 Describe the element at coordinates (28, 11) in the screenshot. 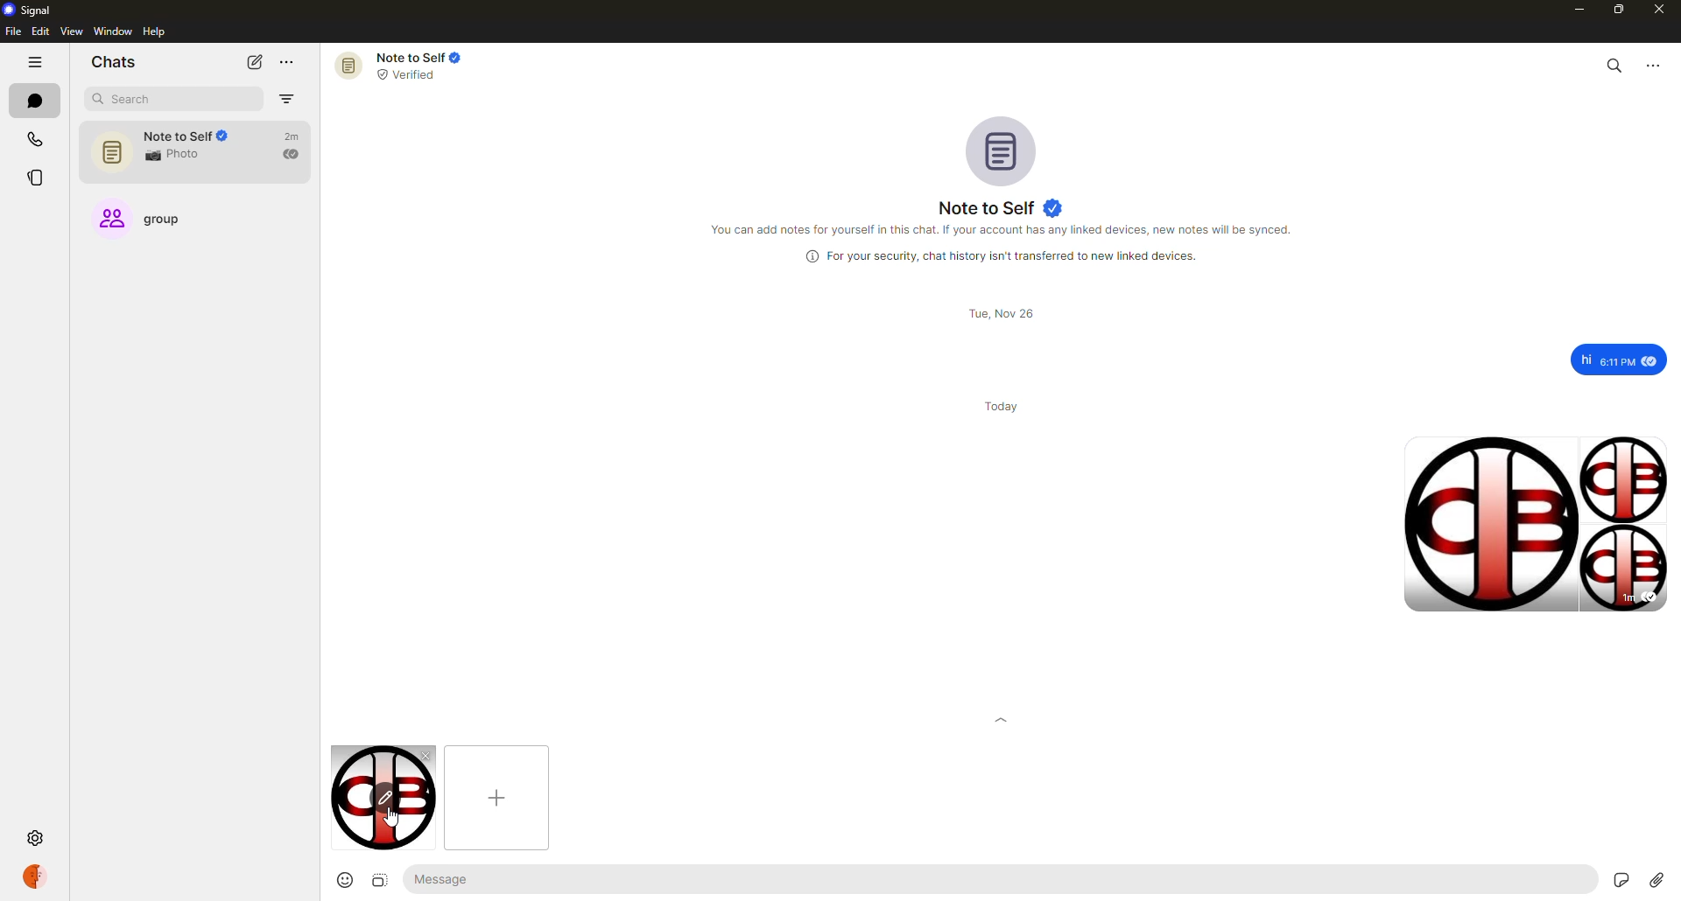

I see `signal` at that location.